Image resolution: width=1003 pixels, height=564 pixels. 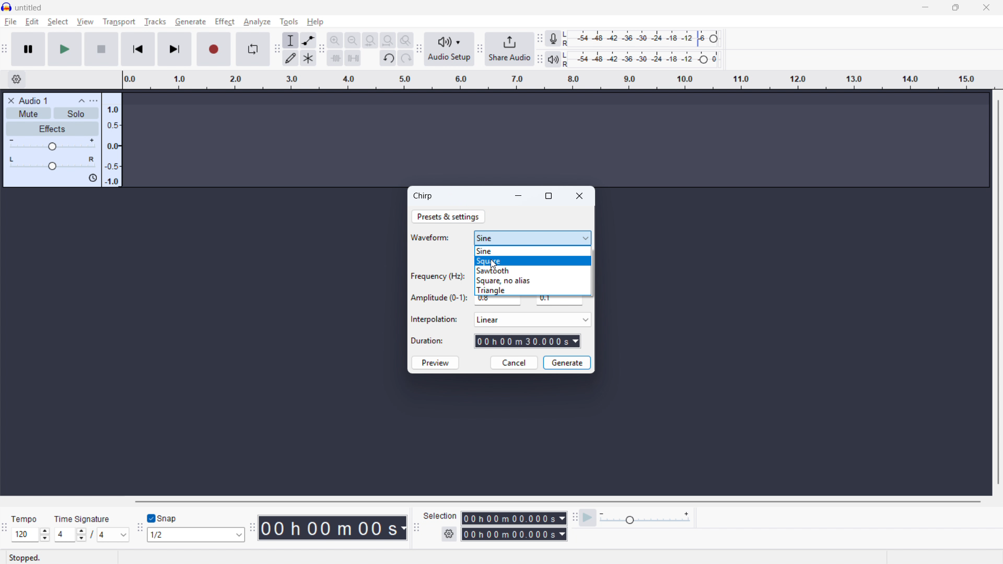 I want to click on Remove track , so click(x=10, y=100).